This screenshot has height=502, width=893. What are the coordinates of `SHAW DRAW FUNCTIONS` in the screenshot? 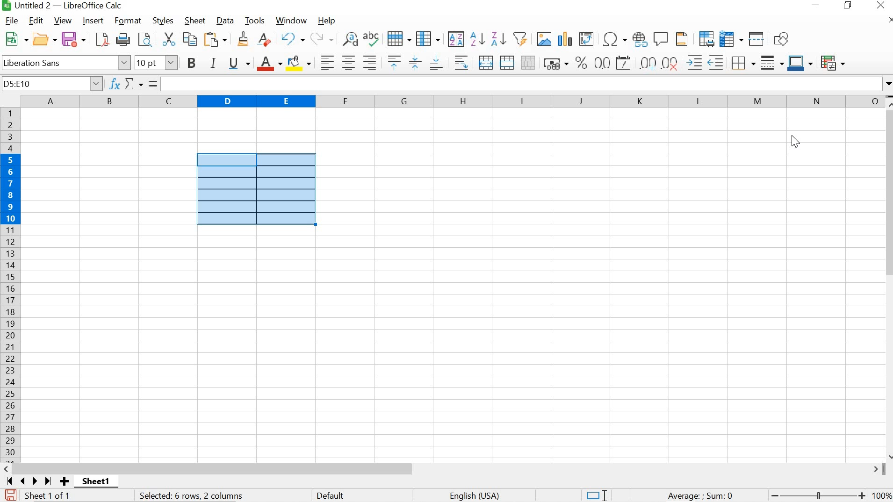 It's located at (783, 38).